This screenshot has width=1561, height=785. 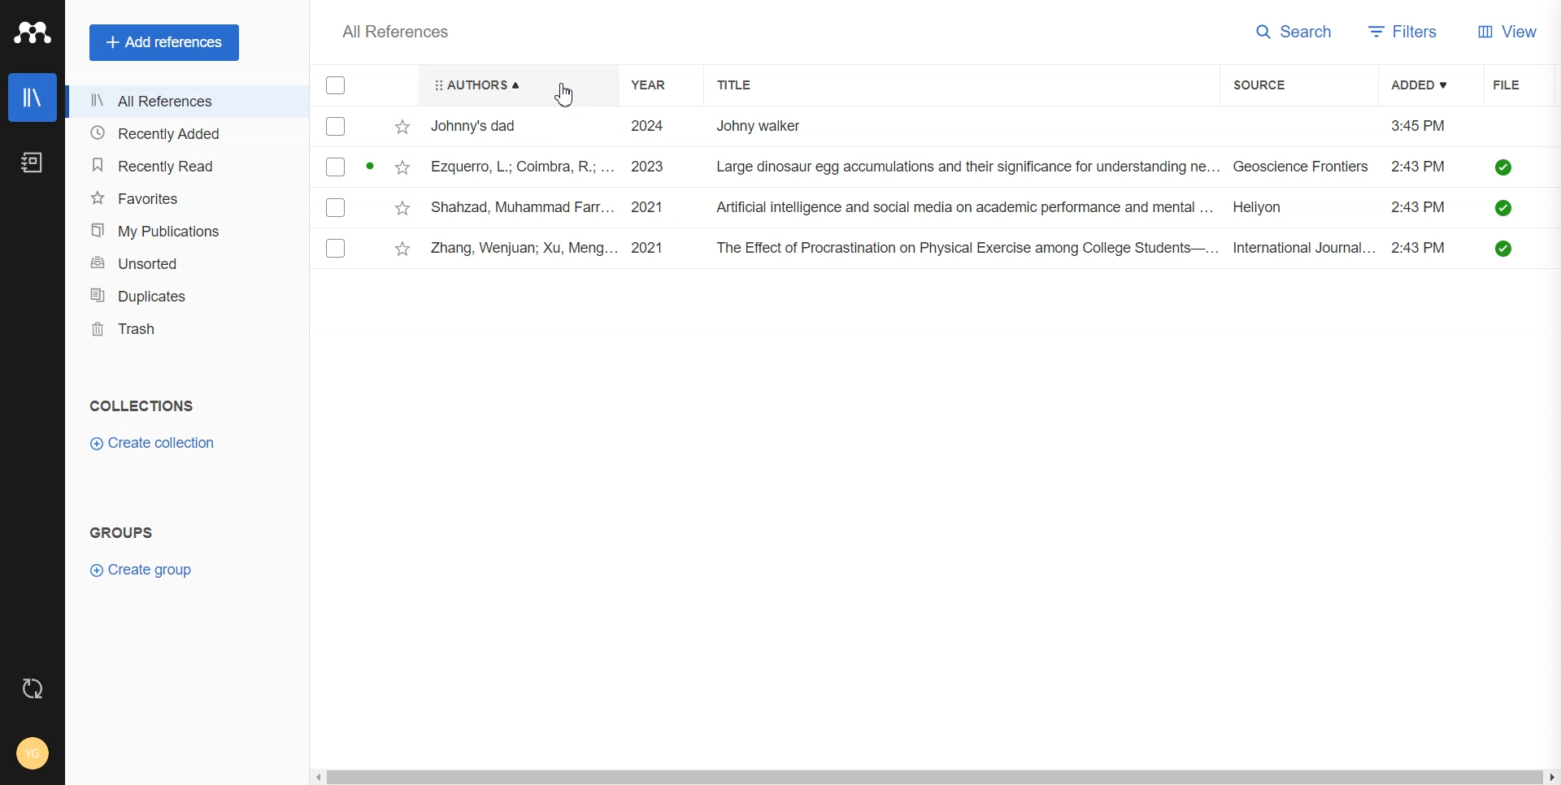 I want to click on All Reference, so click(x=389, y=31).